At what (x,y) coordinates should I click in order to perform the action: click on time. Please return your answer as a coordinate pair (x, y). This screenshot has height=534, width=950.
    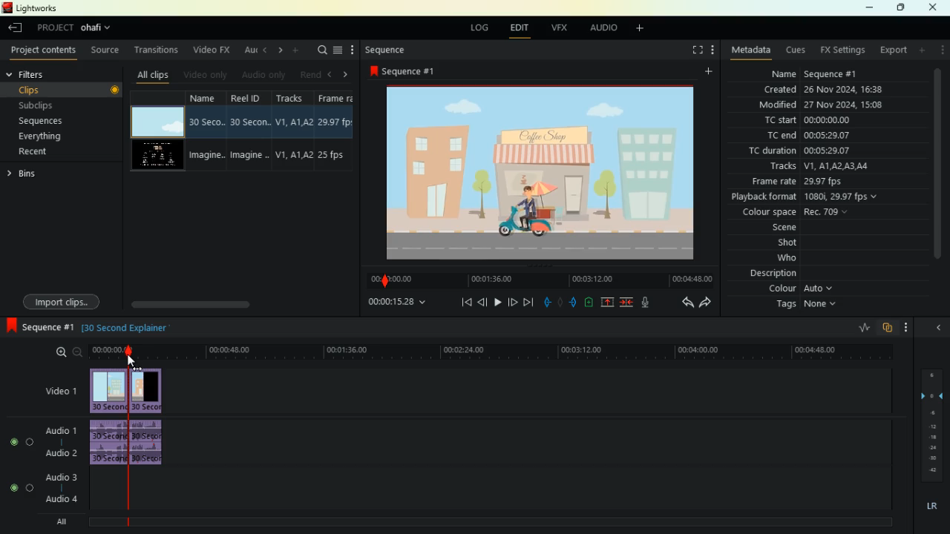
    Looking at the image, I should click on (402, 301).